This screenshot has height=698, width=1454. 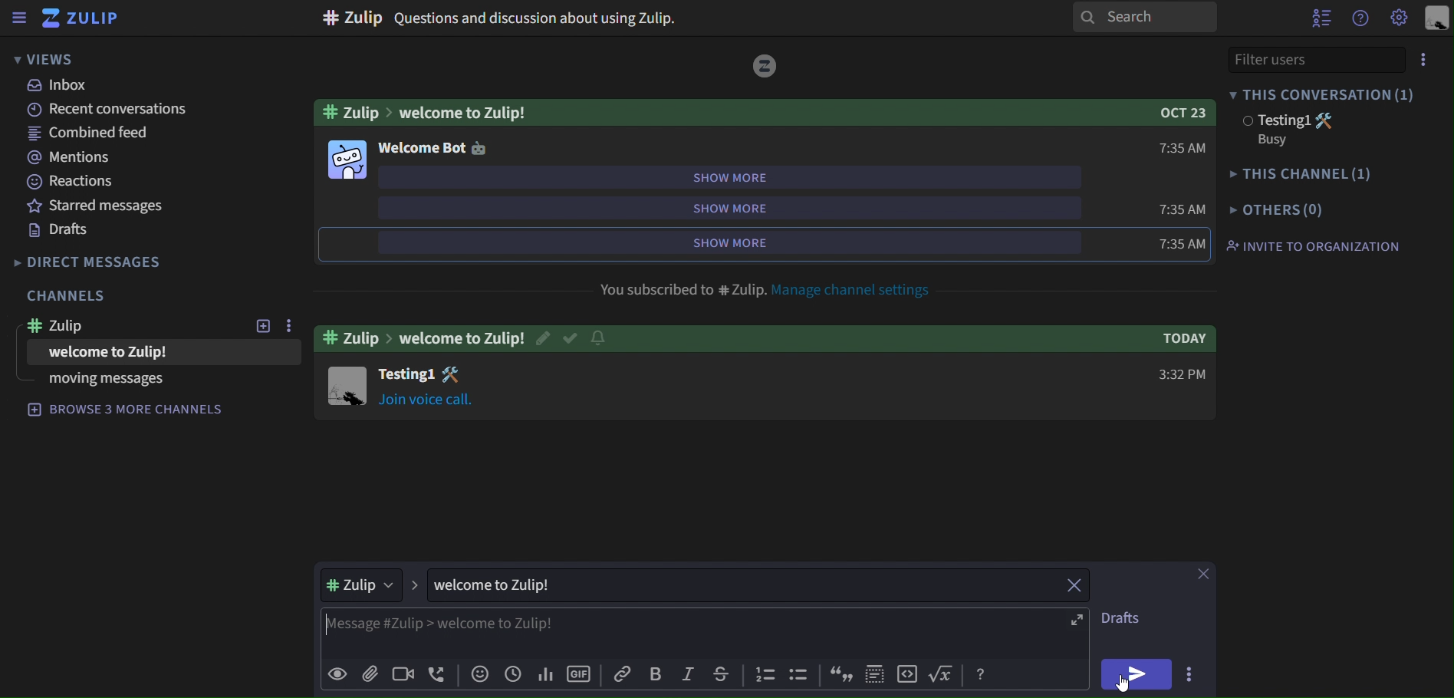 I want to click on this conversation, so click(x=1318, y=94).